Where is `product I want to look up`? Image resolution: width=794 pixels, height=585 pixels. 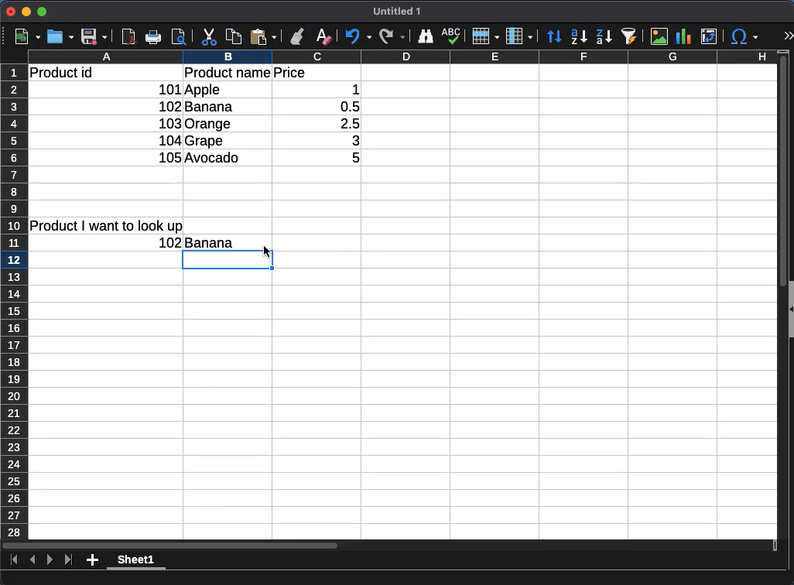
product I want to look up is located at coordinates (106, 226).